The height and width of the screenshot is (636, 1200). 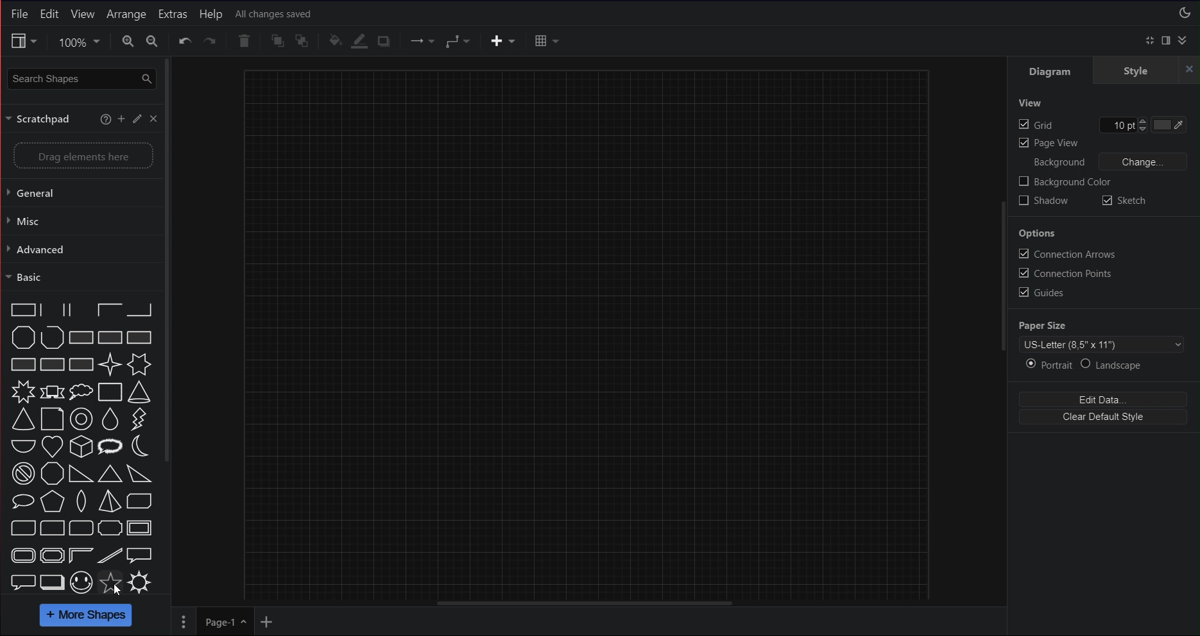 What do you see at coordinates (110, 528) in the screenshot?
I see `plaque` at bounding box center [110, 528].